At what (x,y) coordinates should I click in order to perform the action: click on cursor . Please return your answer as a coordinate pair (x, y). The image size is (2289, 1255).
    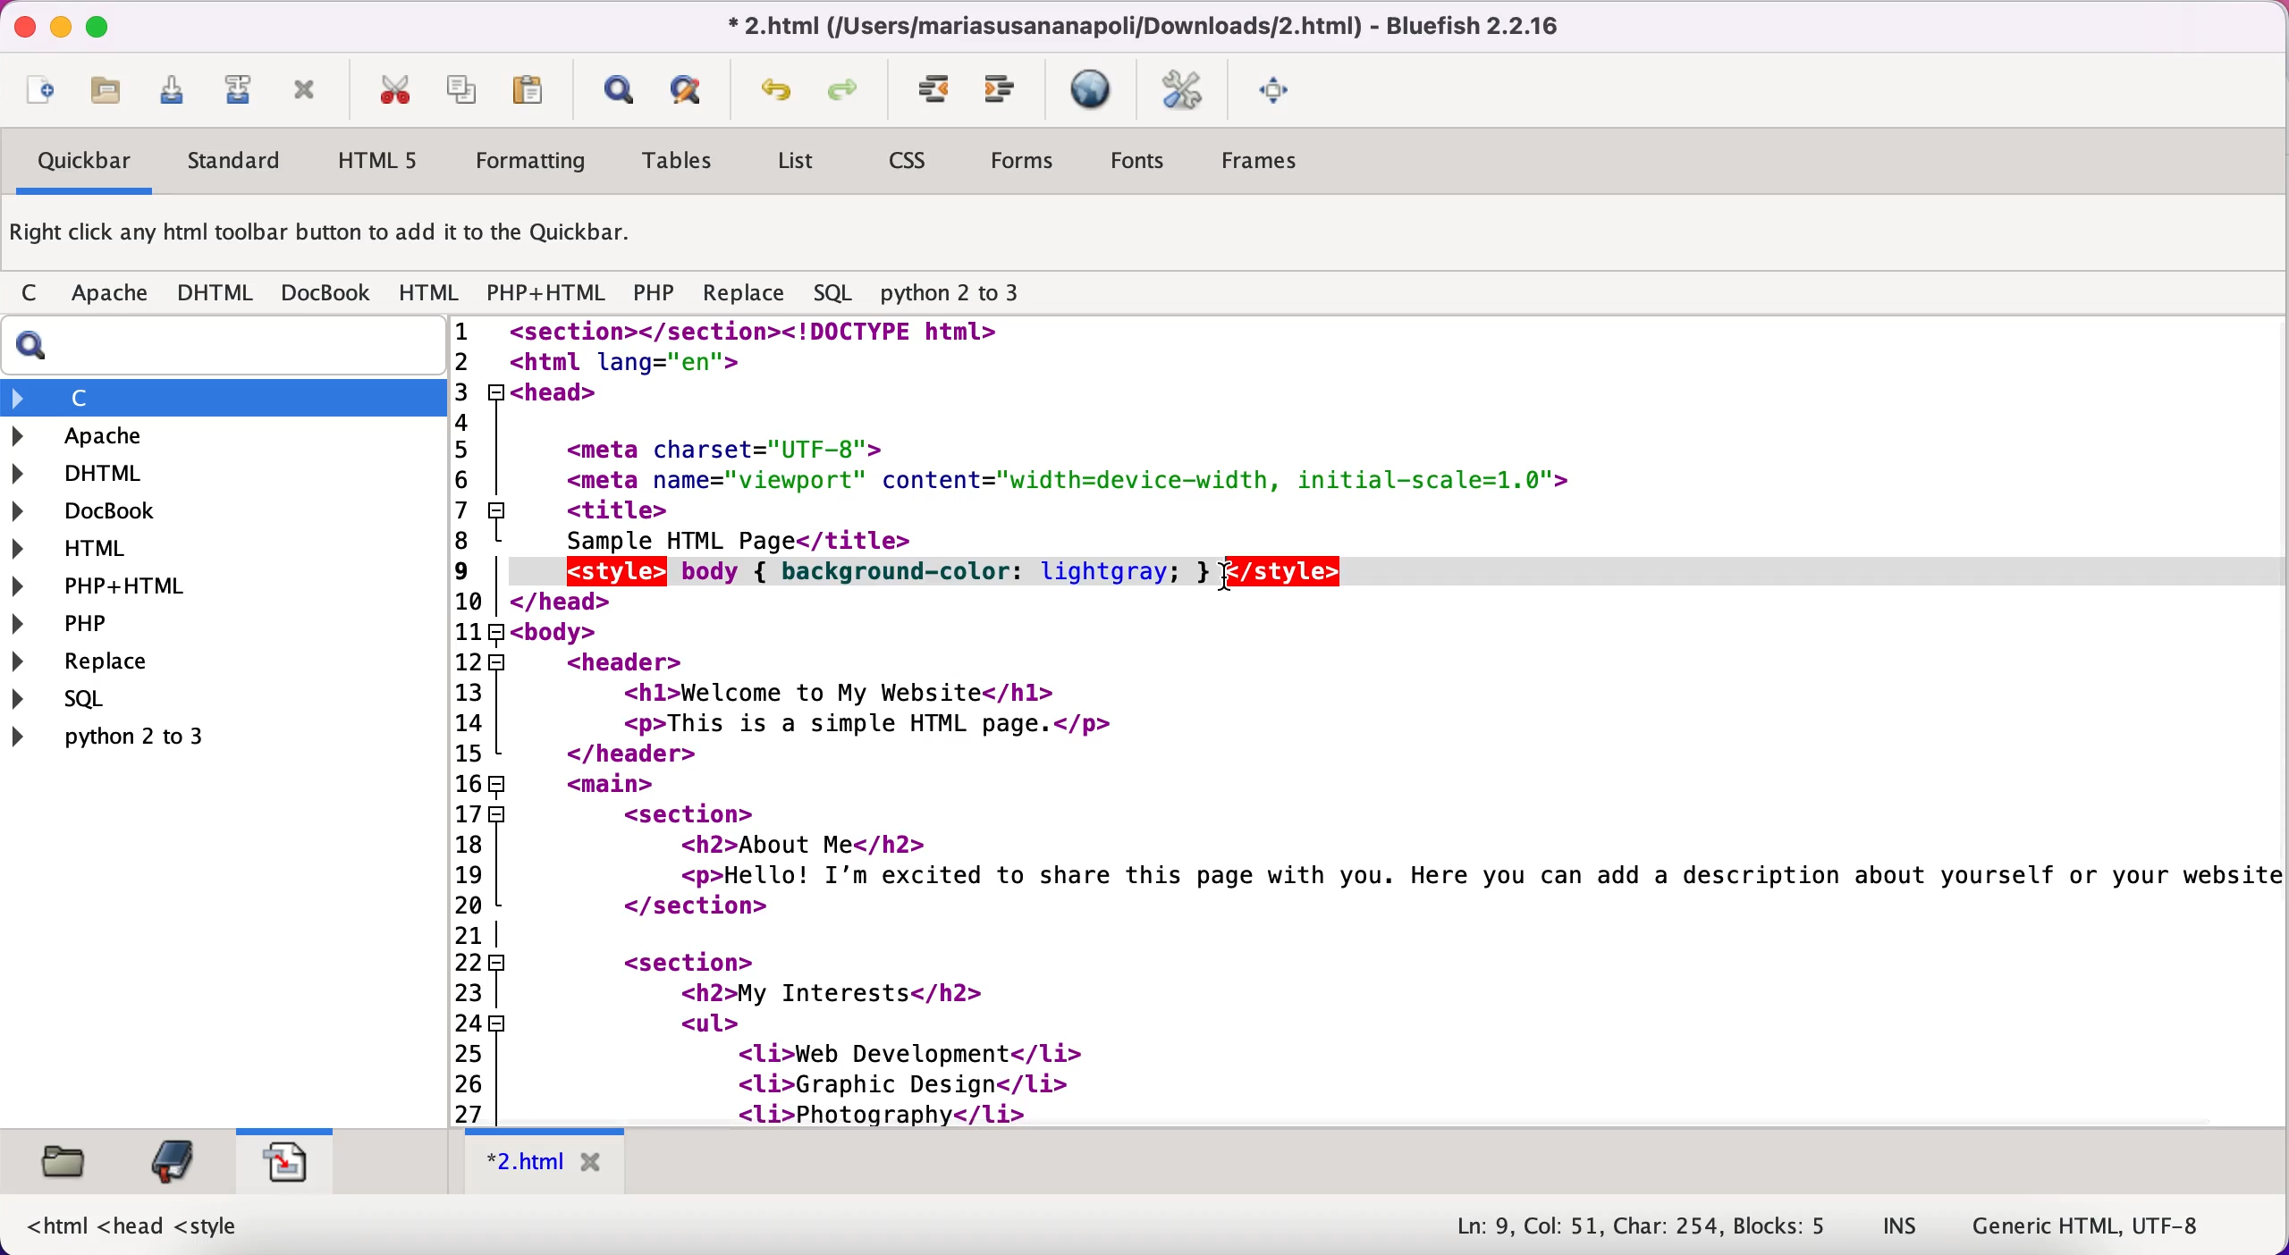
    Looking at the image, I should click on (1221, 583).